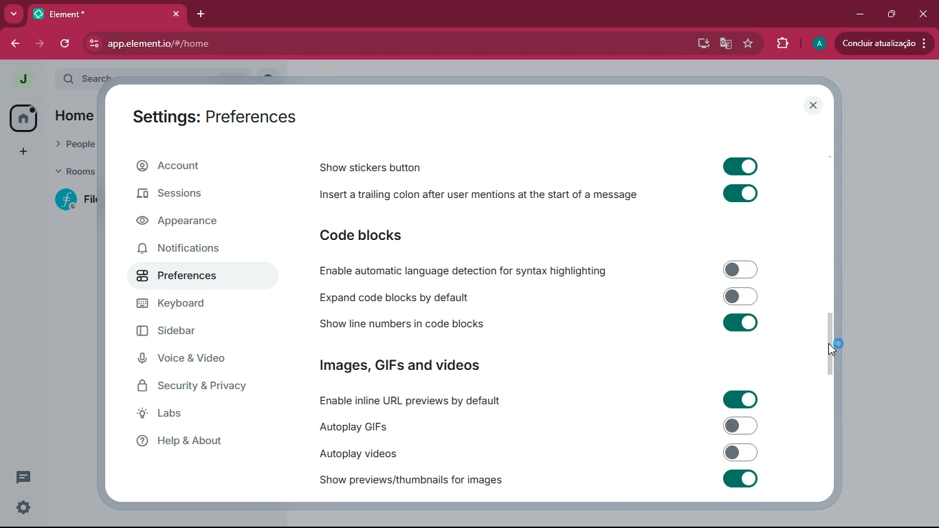 This screenshot has height=528, width=939. What do you see at coordinates (195, 166) in the screenshot?
I see `Account` at bounding box center [195, 166].